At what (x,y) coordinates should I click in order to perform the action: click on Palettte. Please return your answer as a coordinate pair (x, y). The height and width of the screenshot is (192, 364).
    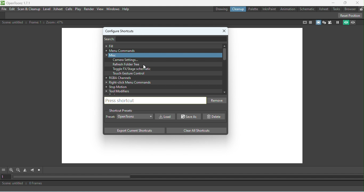
    Looking at the image, I should click on (253, 9).